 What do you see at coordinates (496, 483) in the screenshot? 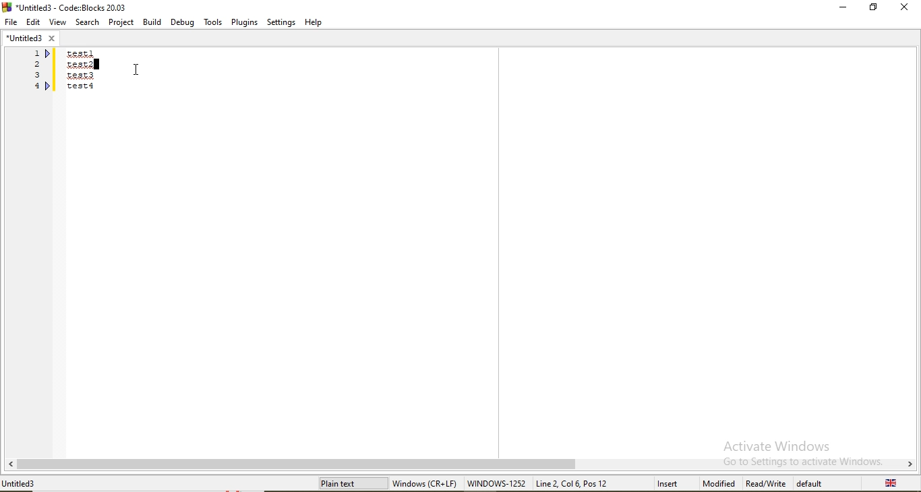
I see `WINDOWS-1252` at bounding box center [496, 483].